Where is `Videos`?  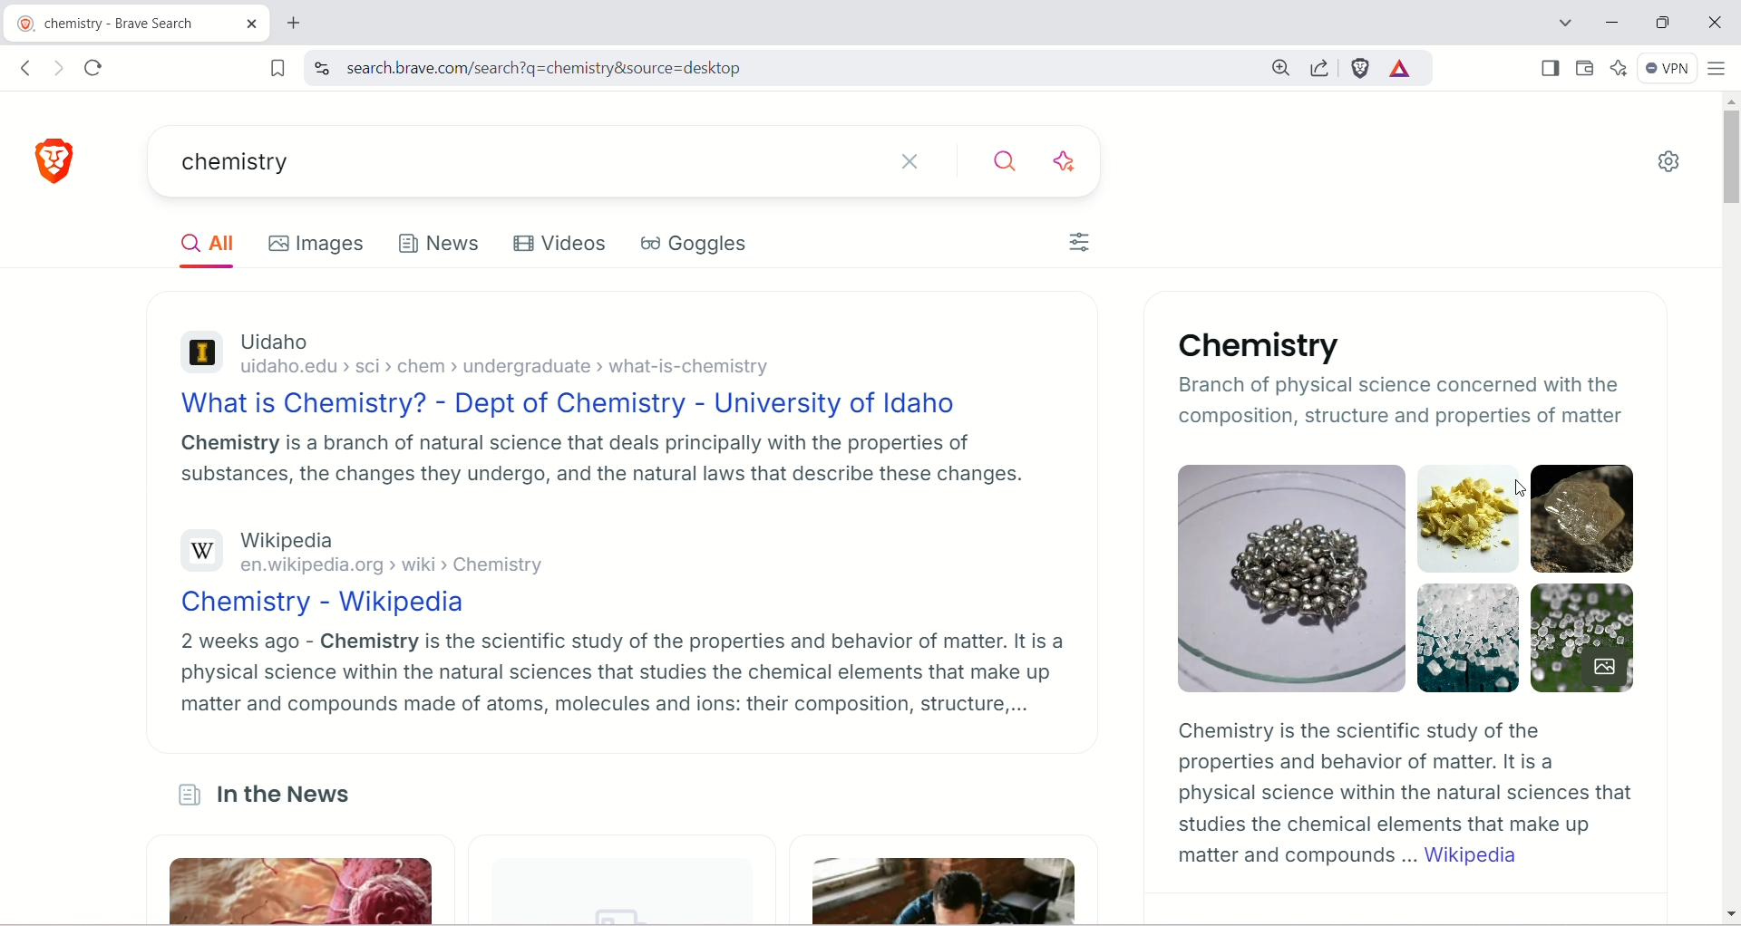 Videos is located at coordinates (558, 243).